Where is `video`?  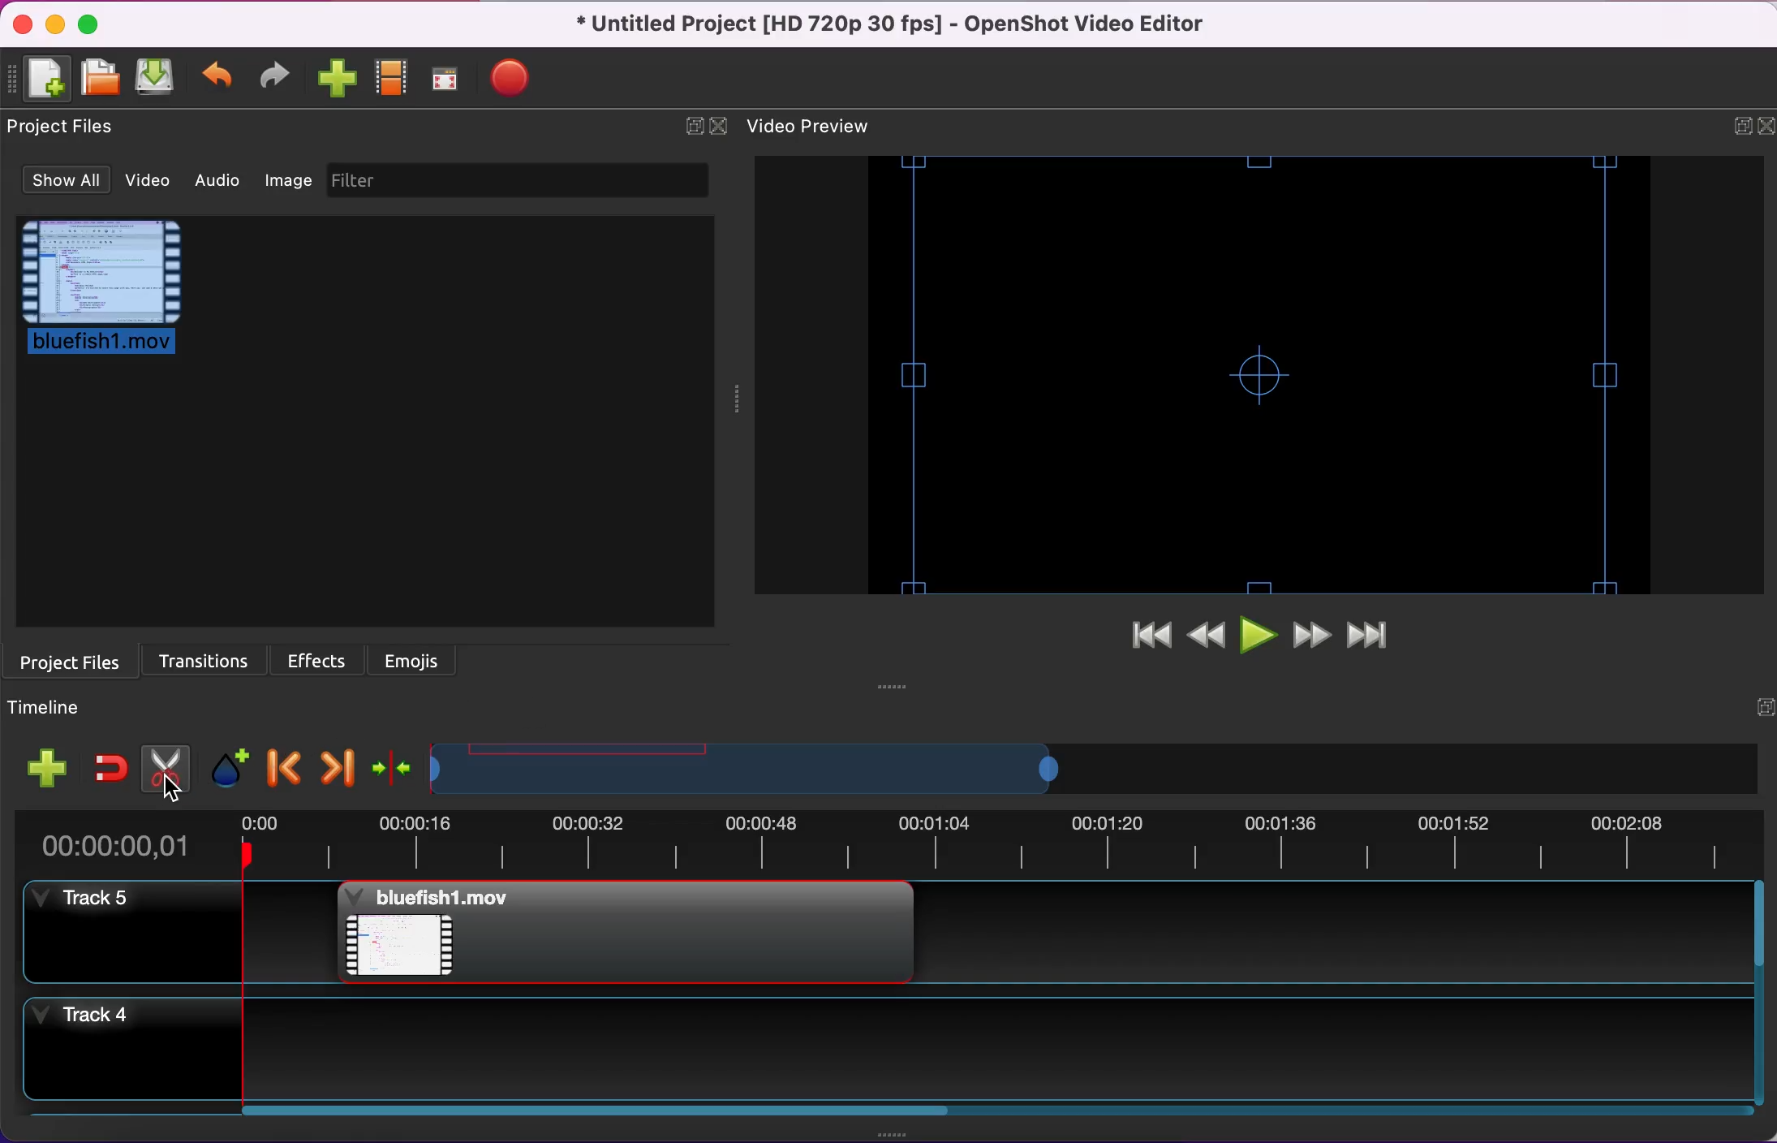
video is located at coordinates (145, 182).